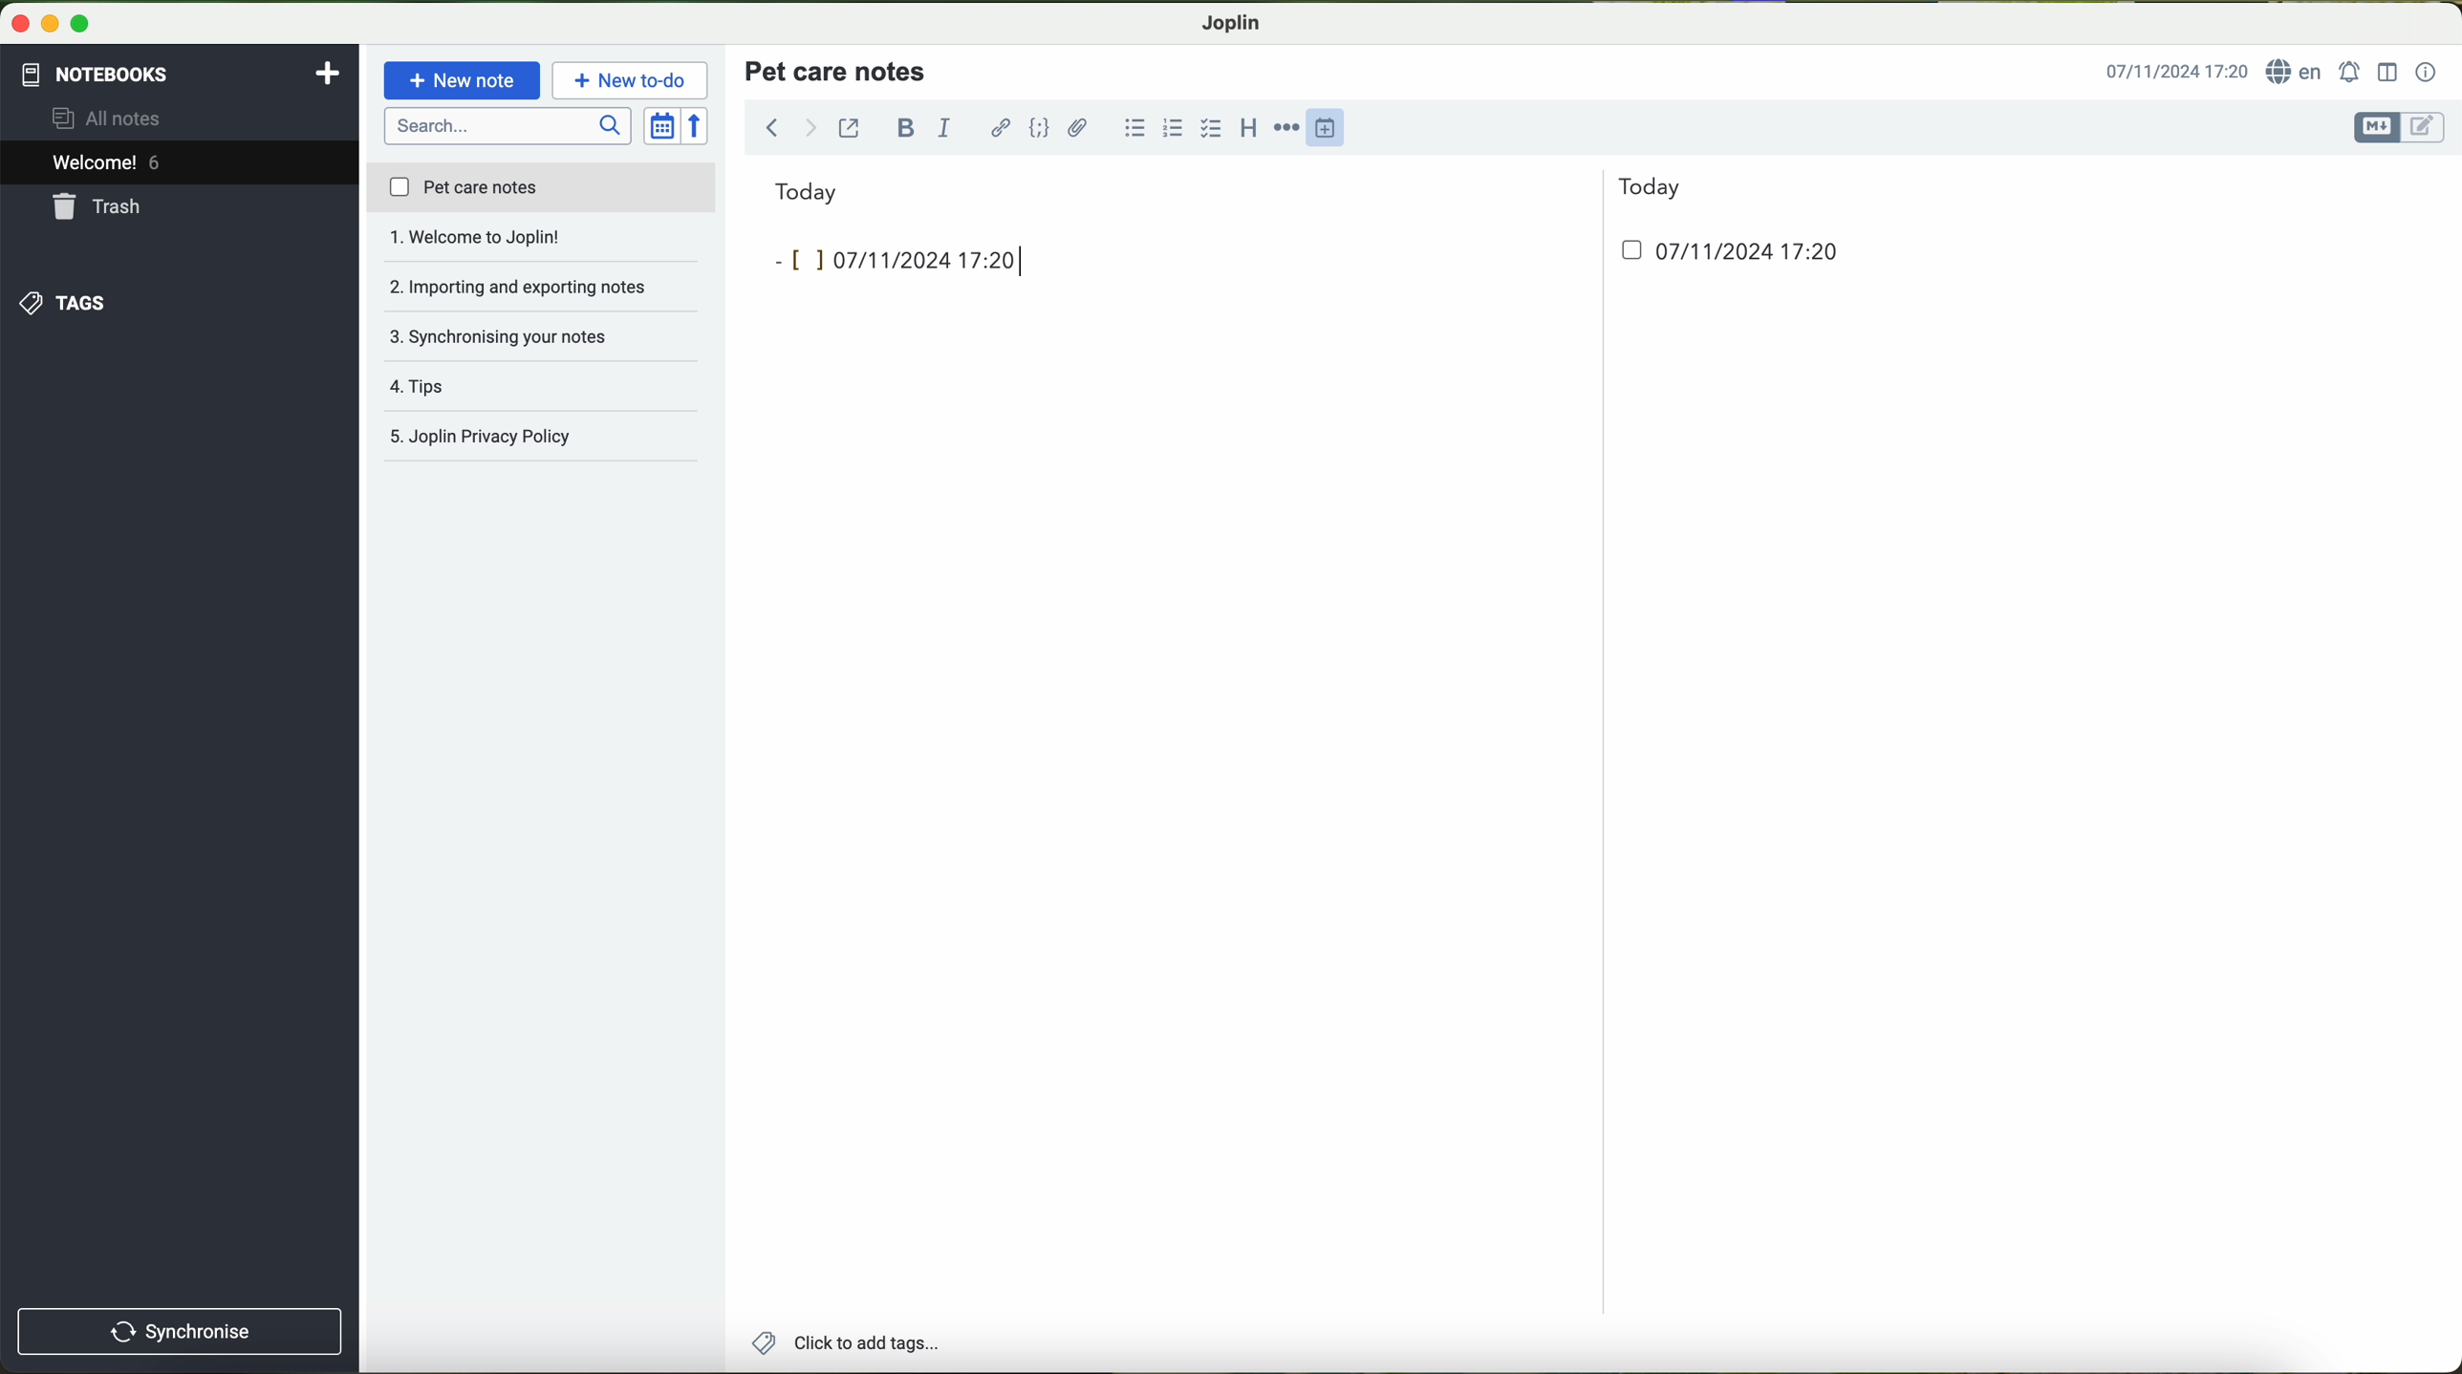 This screenshot has width=2462, height=1374. I want to click on notebooks, so click(93, 71).